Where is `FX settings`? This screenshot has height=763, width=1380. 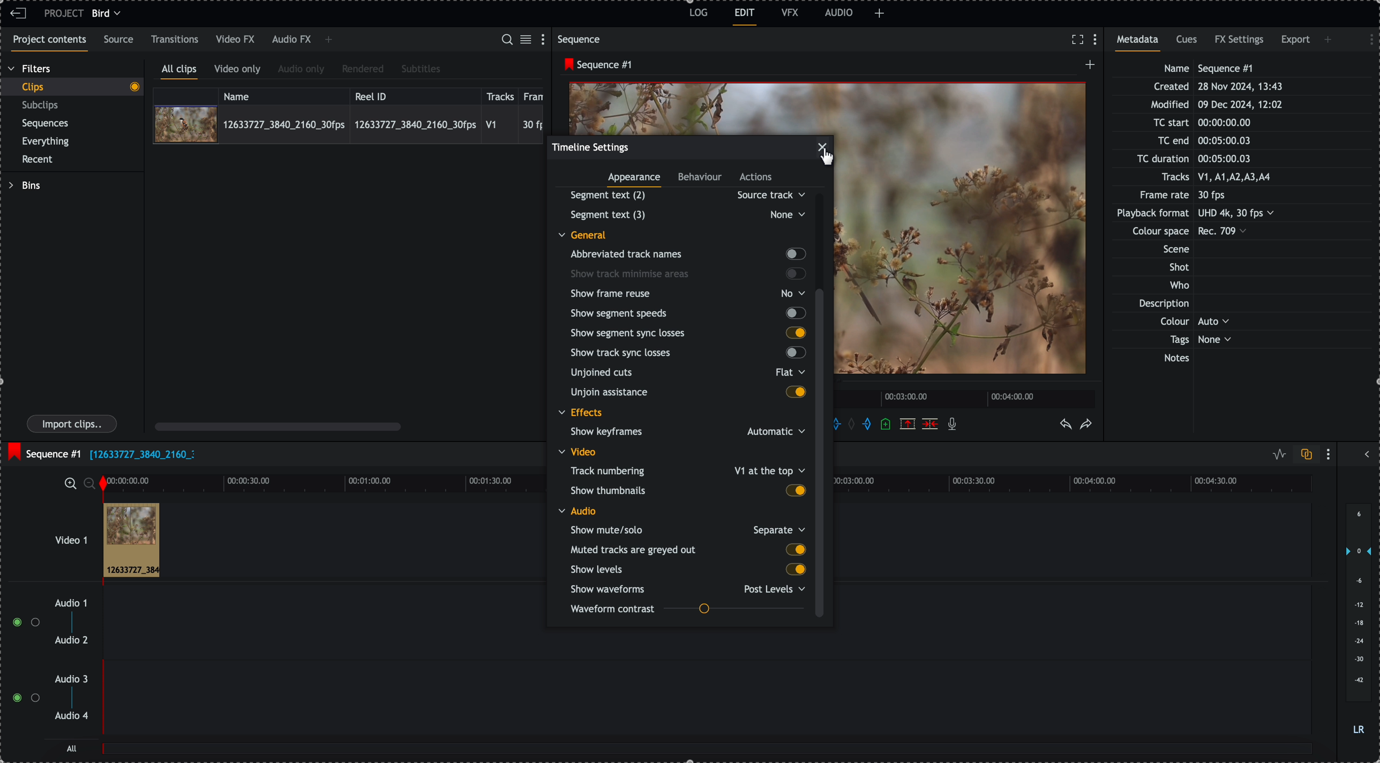 FX settings is located at coordinates (1240, 41).